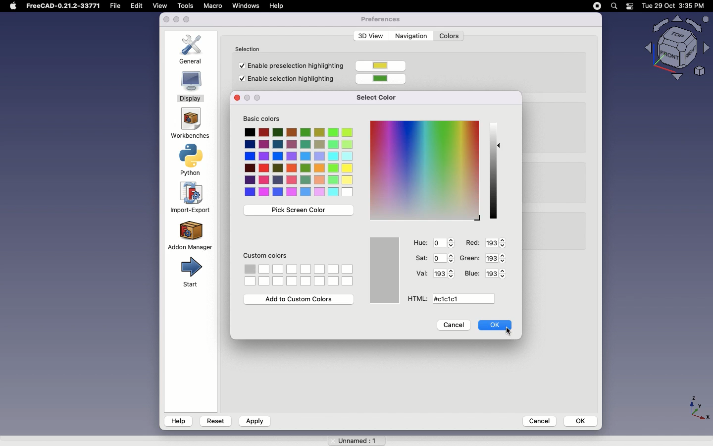 The height and width of the screenshot is (446, 713). I want to click on Pick screen color, so click(297, 211).